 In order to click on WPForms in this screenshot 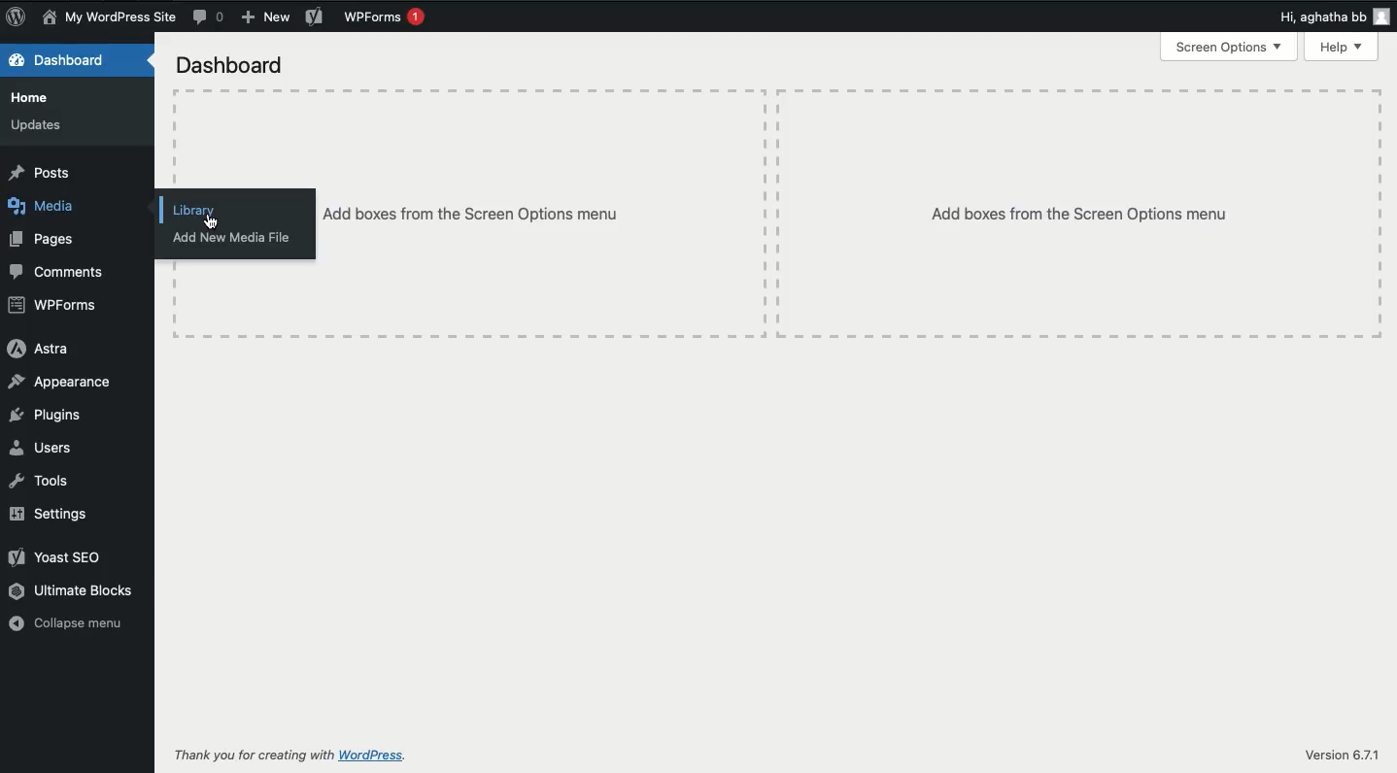, I will do `click(386, 17)`.